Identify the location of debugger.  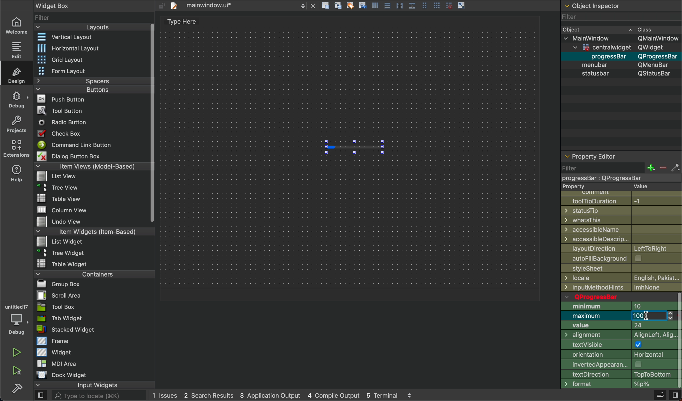
(16, 318).